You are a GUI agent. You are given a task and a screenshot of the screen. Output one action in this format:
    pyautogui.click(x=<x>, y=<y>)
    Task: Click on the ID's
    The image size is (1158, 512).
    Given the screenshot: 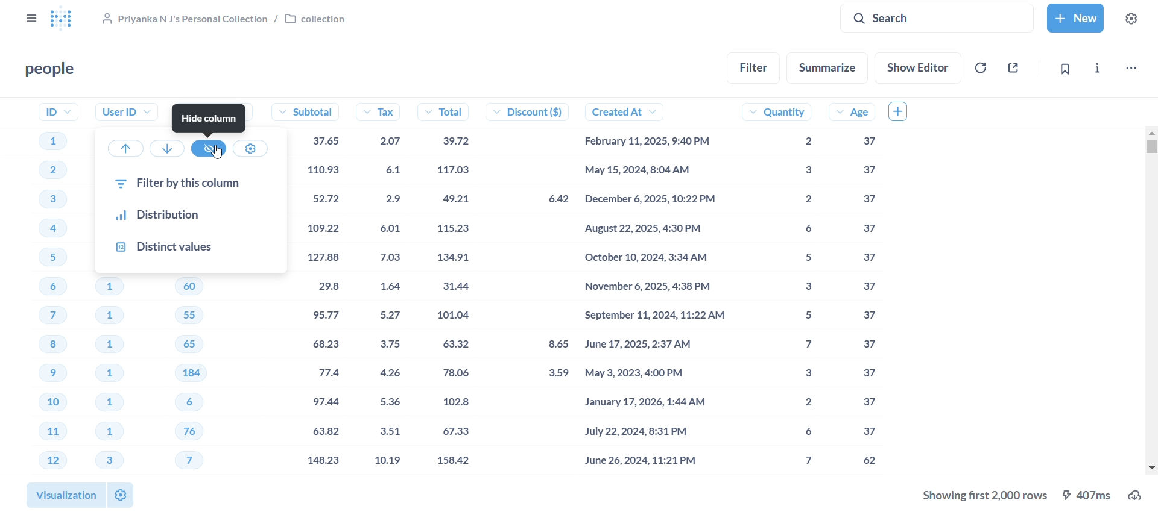 What is the action you would take?
    pyautogui.click(x=54, y=286)
    